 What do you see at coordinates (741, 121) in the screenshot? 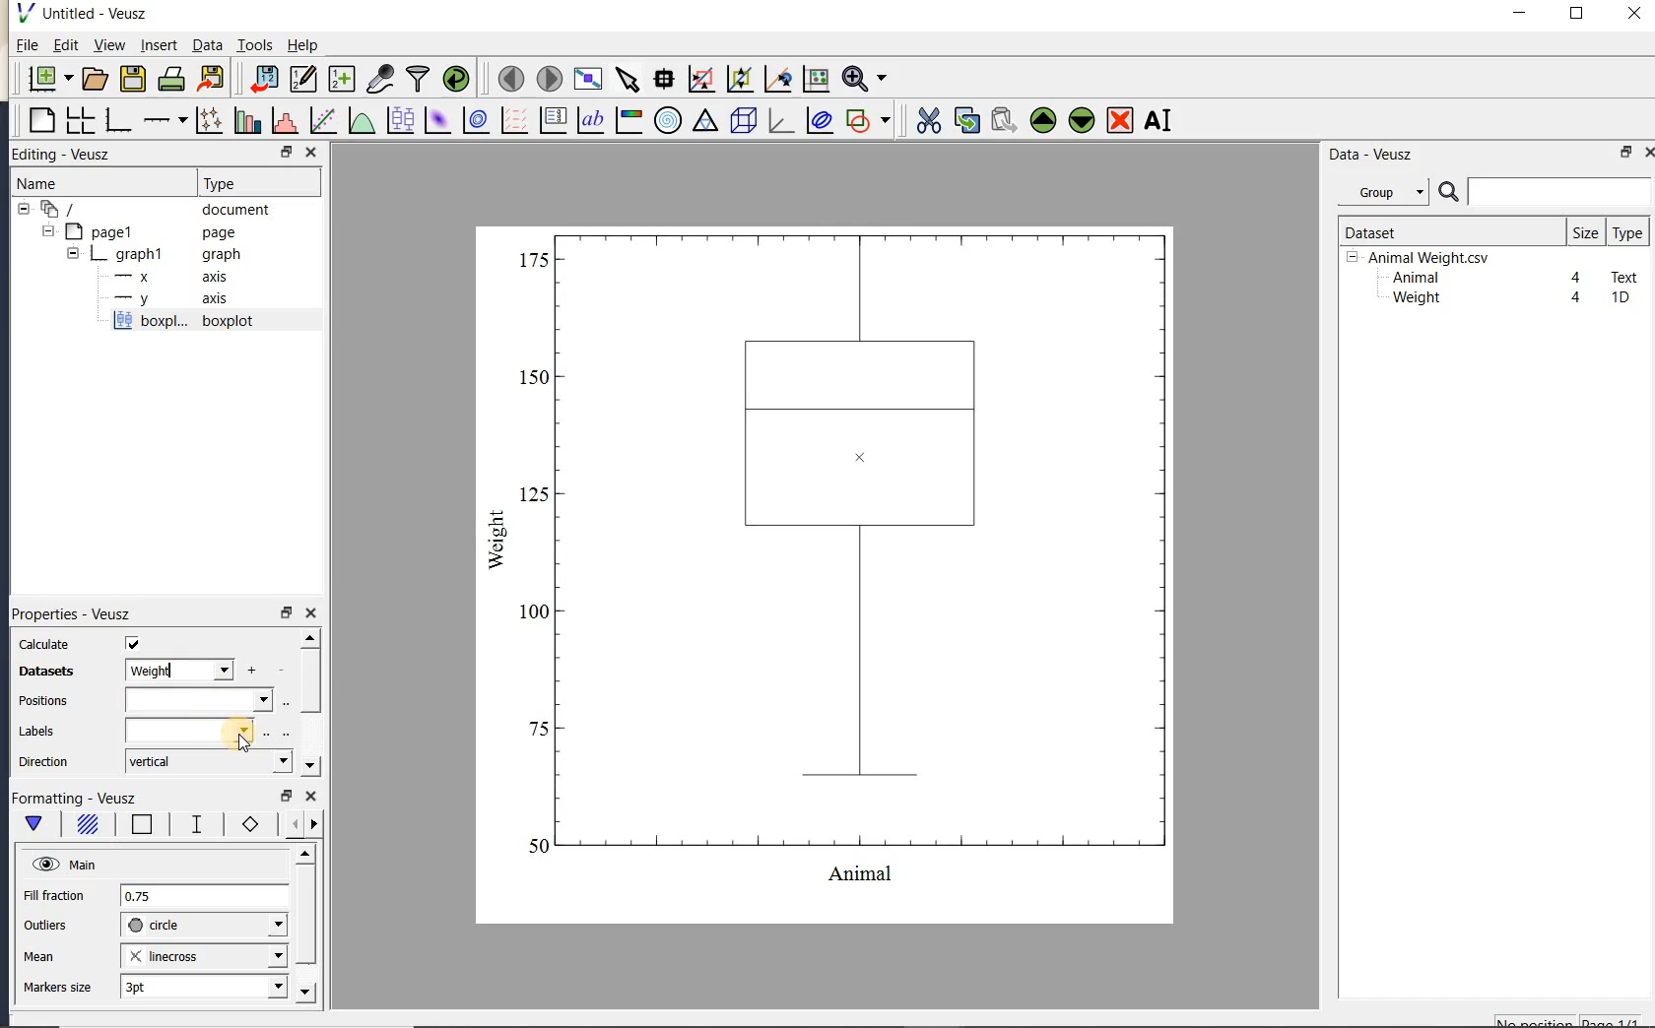
I see `3d scene` at bounding box center [741, 121].